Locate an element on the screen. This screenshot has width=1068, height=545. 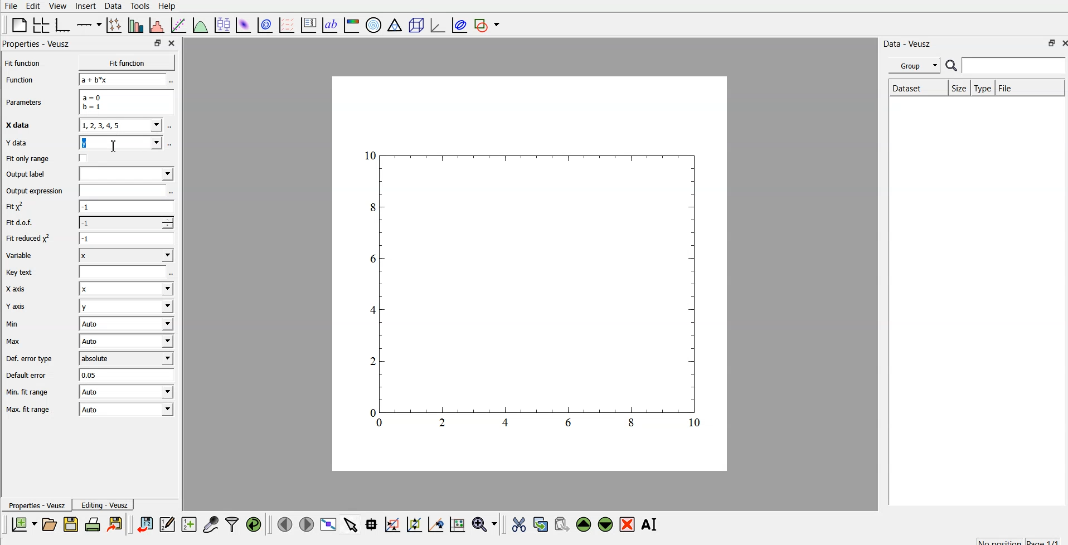
fit y^2 is located at coordinates (27, 207).